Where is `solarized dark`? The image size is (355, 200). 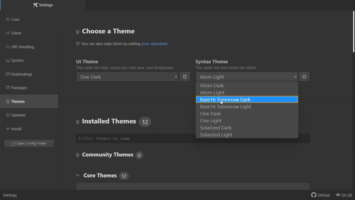
solarized dark is located at coordinates (247, 128).